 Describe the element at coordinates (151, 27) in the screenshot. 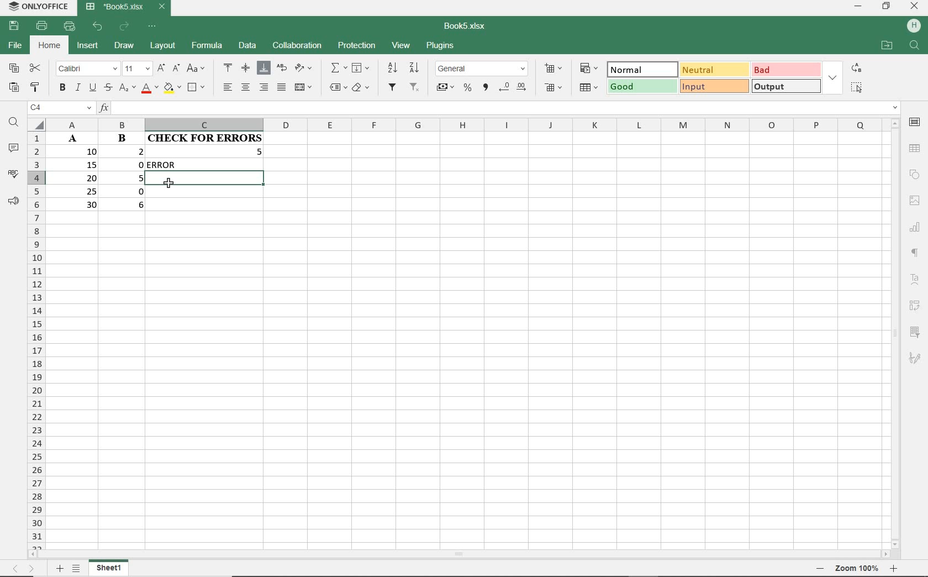

I see `CUSTOMIZE QUICK ACCESS TOOLBAR` at that location.